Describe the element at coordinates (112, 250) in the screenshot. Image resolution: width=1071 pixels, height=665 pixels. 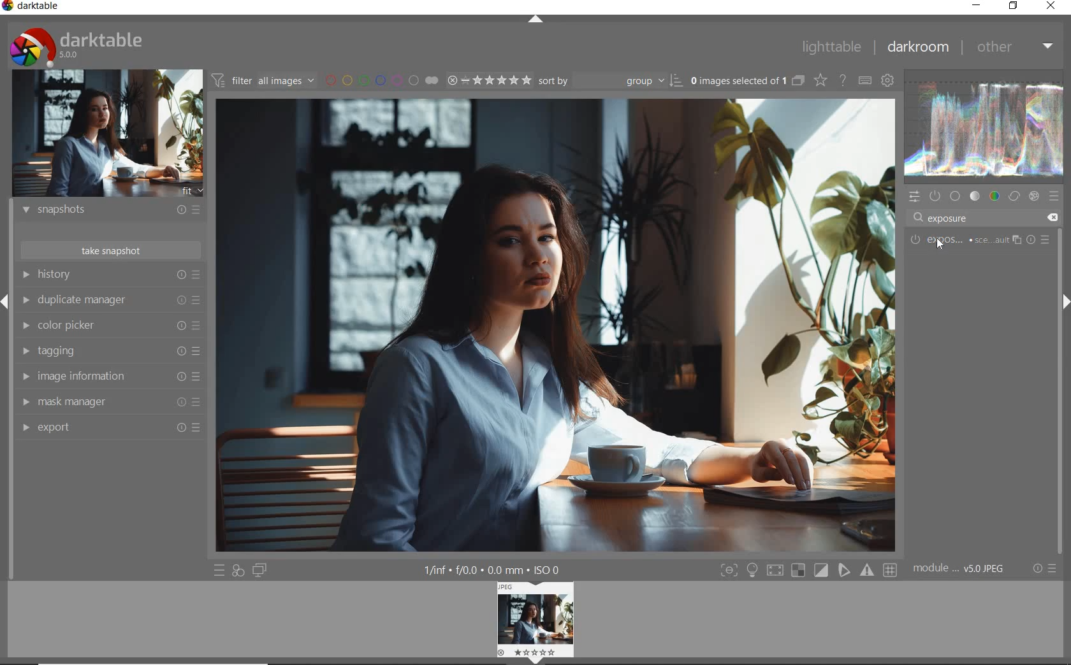
I see `take snapshot` at that location.